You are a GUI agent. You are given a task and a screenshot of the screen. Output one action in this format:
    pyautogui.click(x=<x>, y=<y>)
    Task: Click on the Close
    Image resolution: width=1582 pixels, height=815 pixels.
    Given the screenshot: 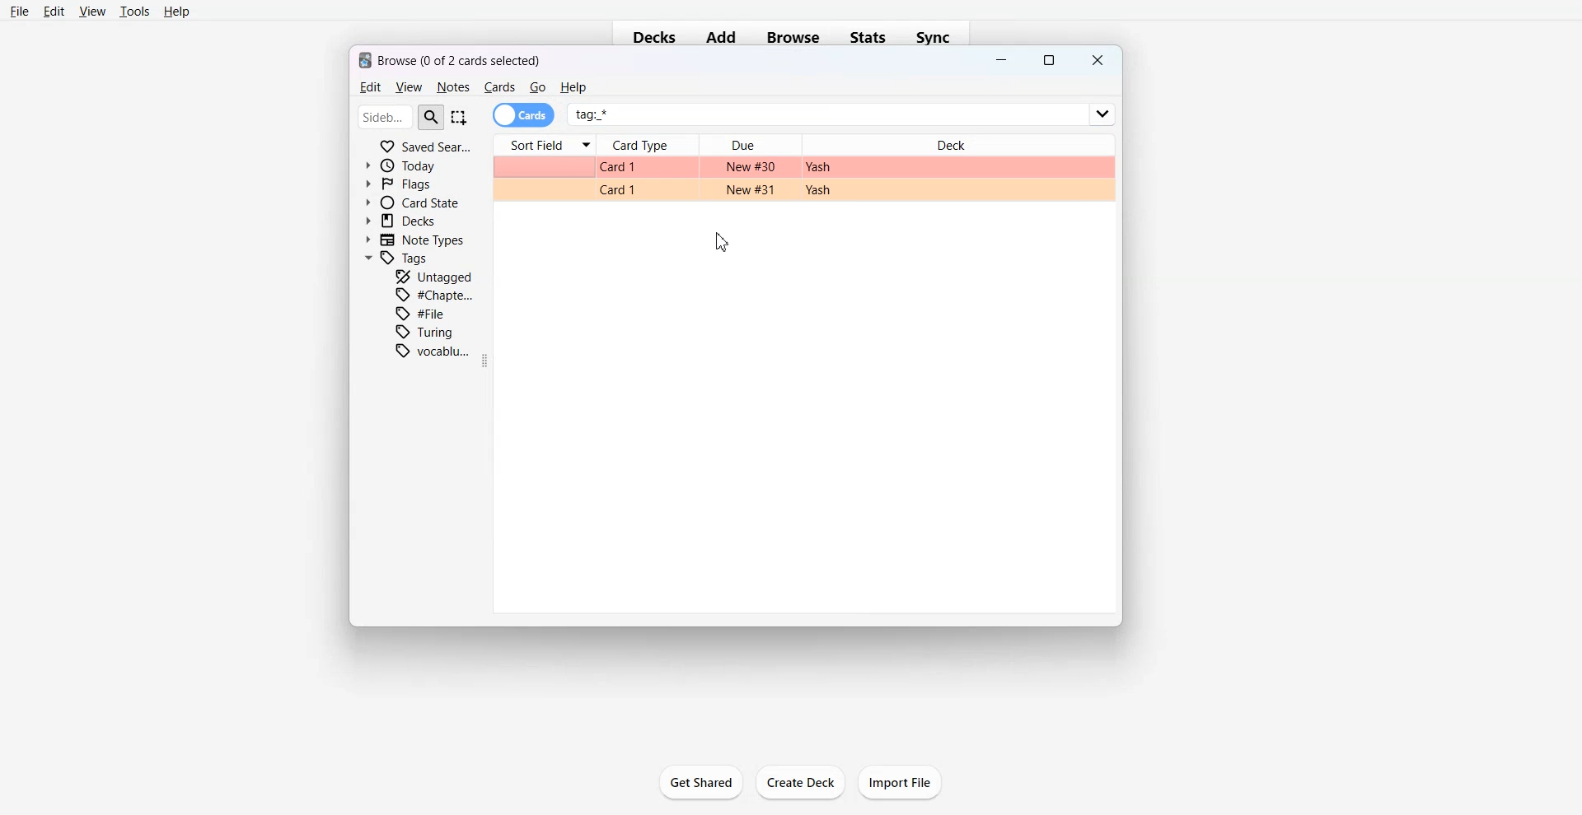 What is the action you would take?
    pyautogui.click(x=1096, y=60)
    